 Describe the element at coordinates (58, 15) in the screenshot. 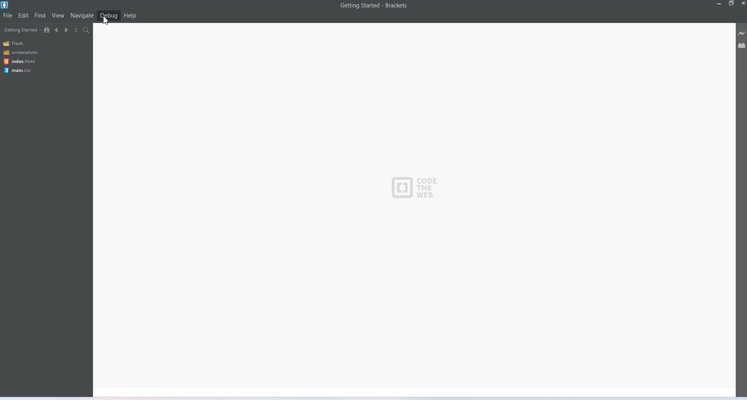

I see `view` at that location.